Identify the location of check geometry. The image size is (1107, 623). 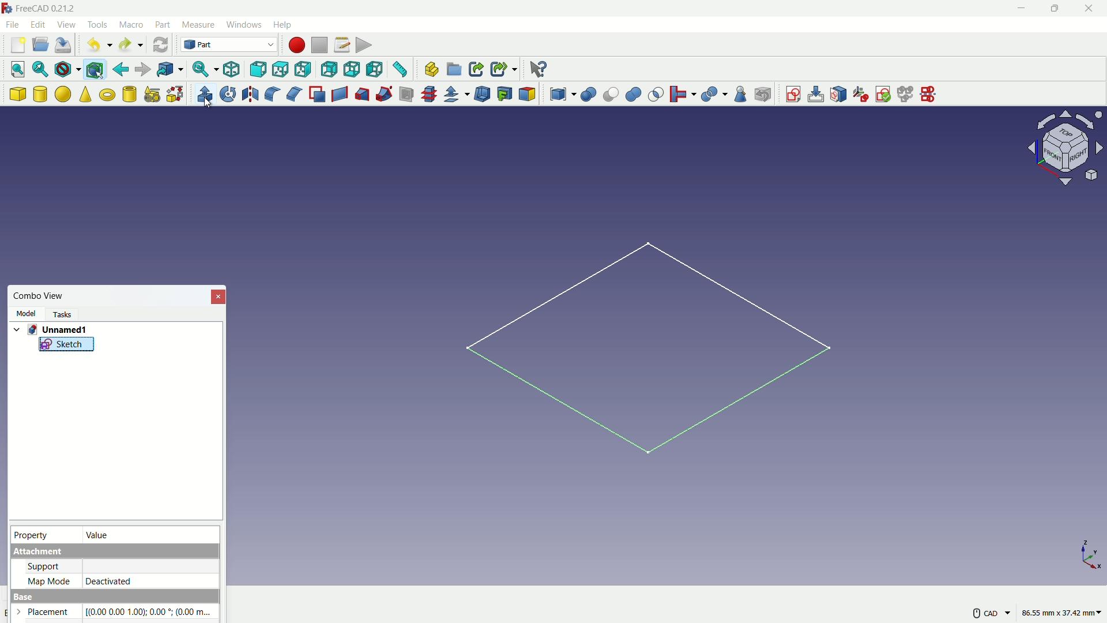
(742, 94).